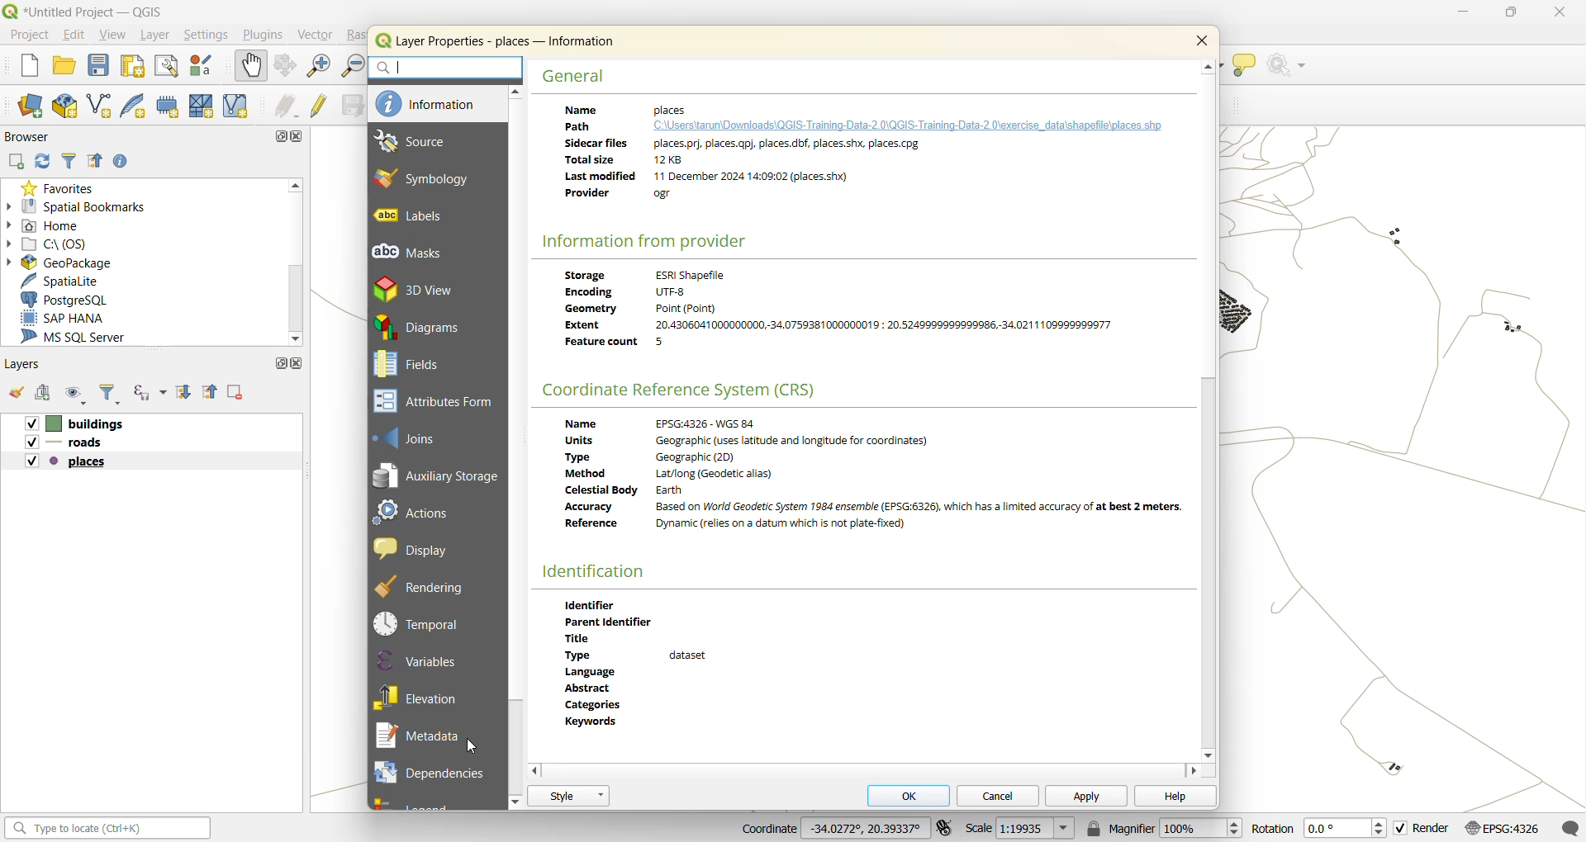 This screenshot has height=842, width=1586. Describe the element at coordinates (415, 287) in the screenshot. I see `3d view` at that location.